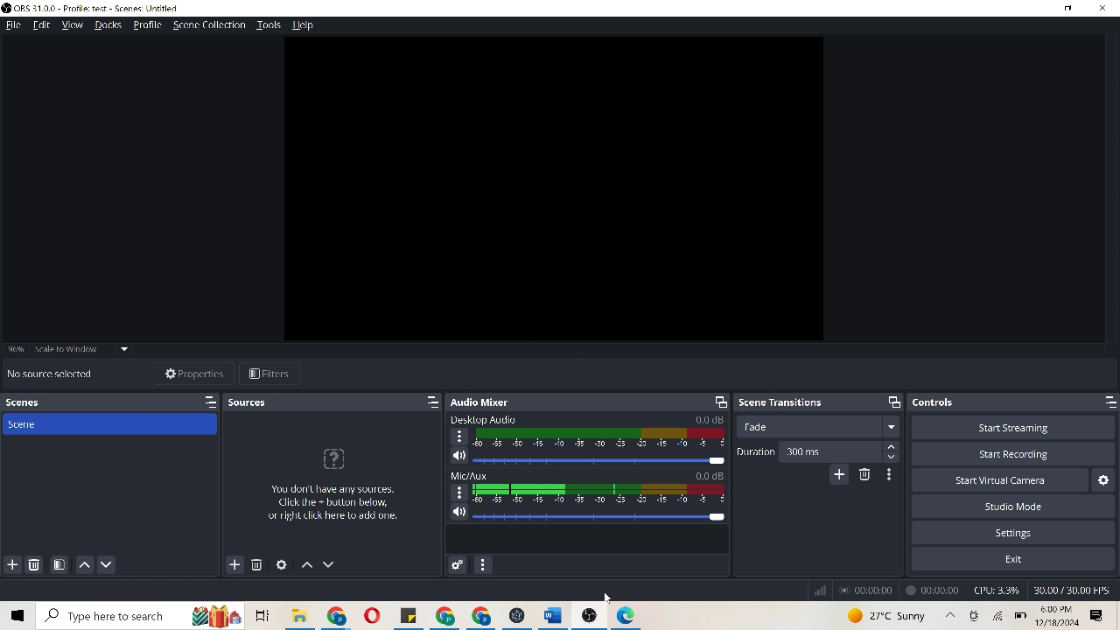  I want to click on exit, so click(1011, 556).